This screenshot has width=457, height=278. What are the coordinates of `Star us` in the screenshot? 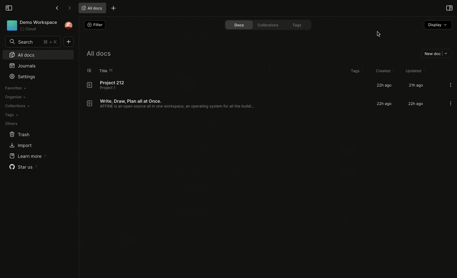 It's located at (24, 167).